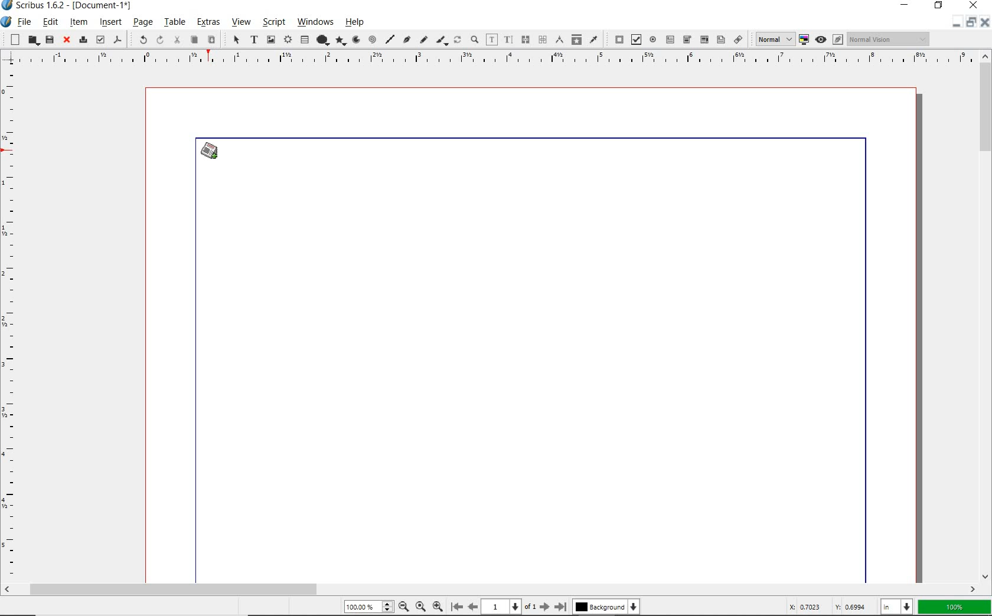  What do you see at coordinates (66, 40) in the screenshot?
I see `close` at bounding box center [66, 40].